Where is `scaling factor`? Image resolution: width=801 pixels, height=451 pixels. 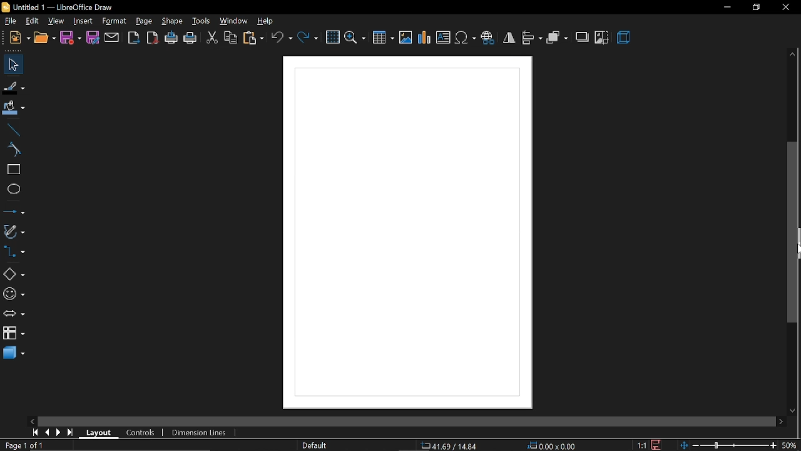 scaling factor is located at coordinates (640, 445).